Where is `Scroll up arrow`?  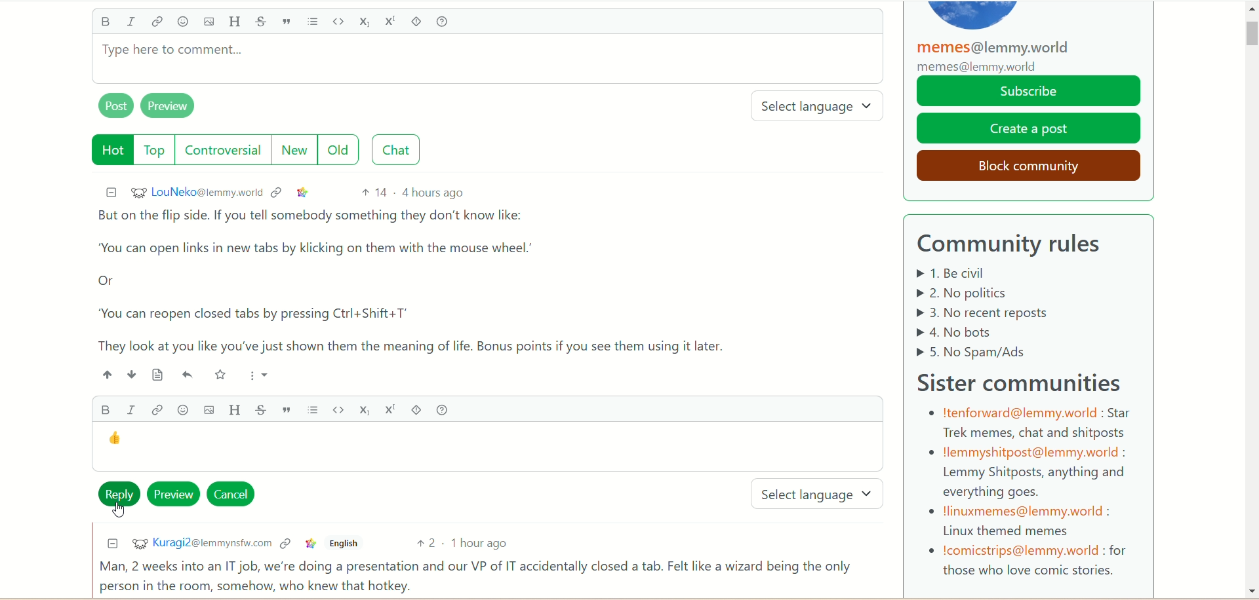
Scroll up arrow is located at coordinates (1250, 10).